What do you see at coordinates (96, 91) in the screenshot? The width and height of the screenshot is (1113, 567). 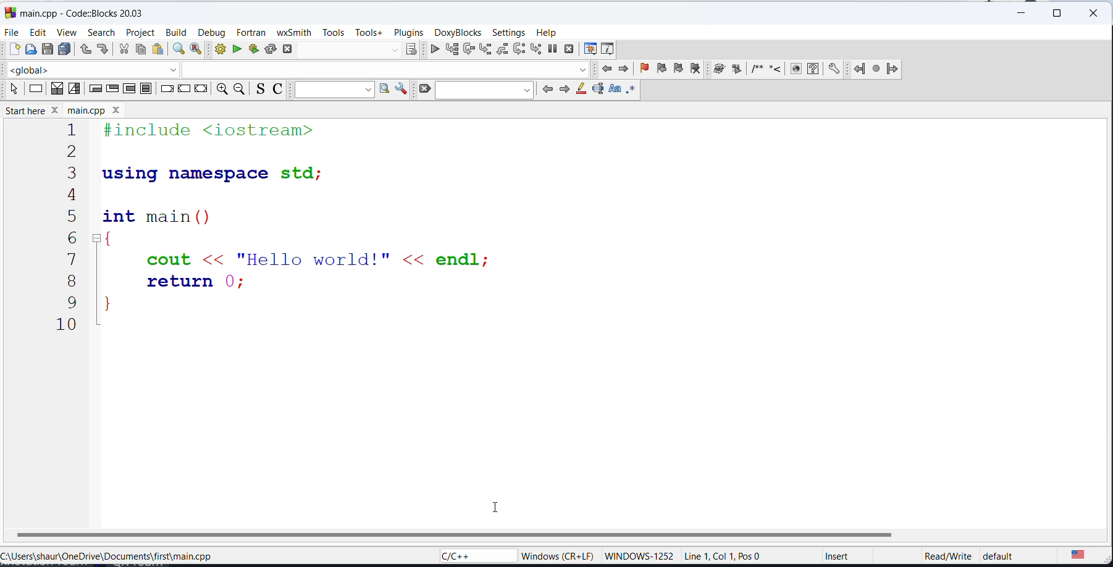 I see `entry condition loop` at bounding box center [96, 91].